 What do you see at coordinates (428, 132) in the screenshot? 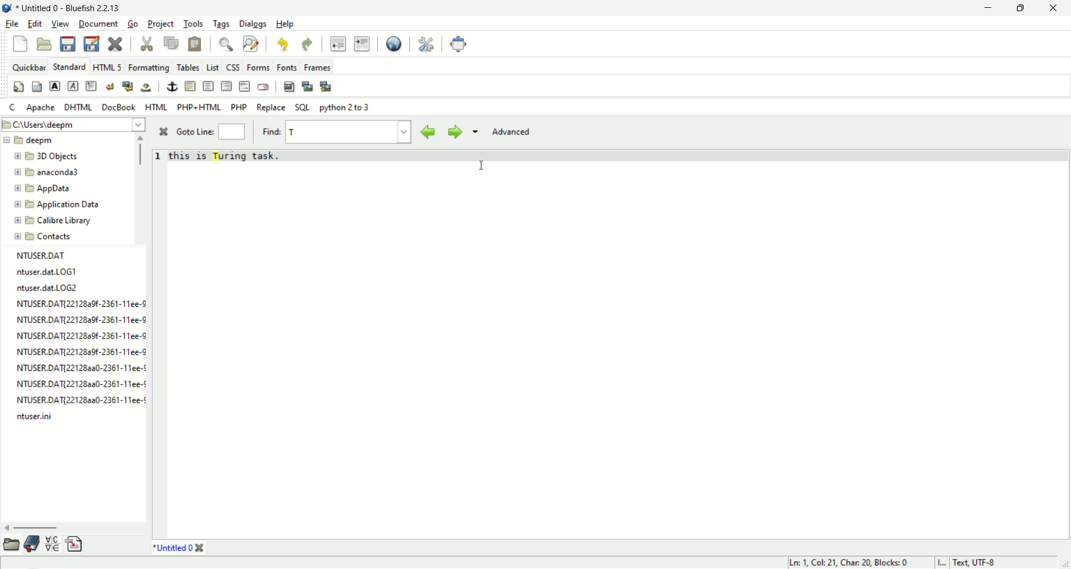
I see `find previous` at bounding box center [428, 132].